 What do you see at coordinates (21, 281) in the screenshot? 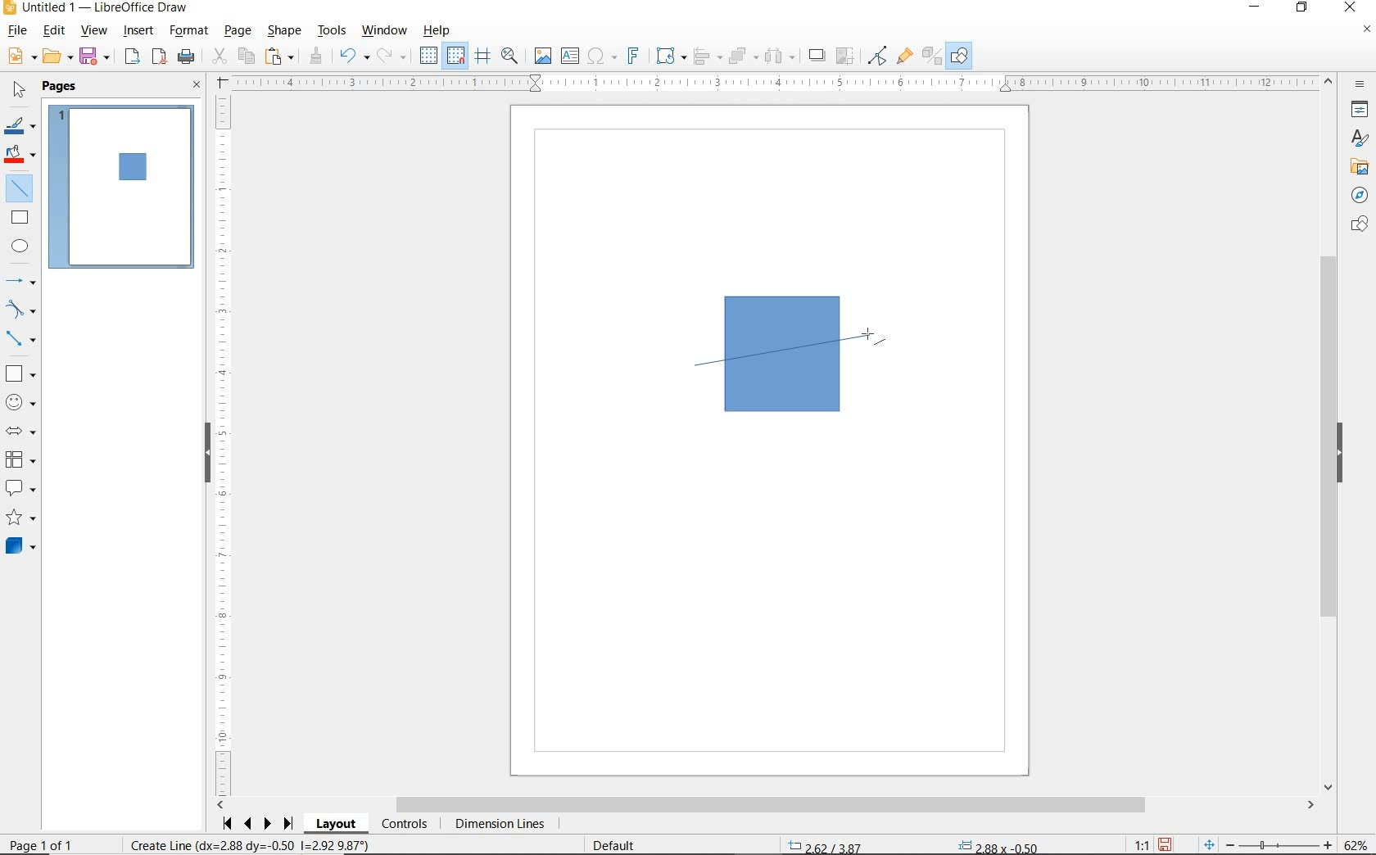
I see `LINES AND ARROWS` at bounding box center [21, 281].